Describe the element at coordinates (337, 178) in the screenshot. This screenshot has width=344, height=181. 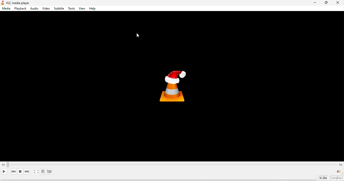
I see `timeline` at that location.